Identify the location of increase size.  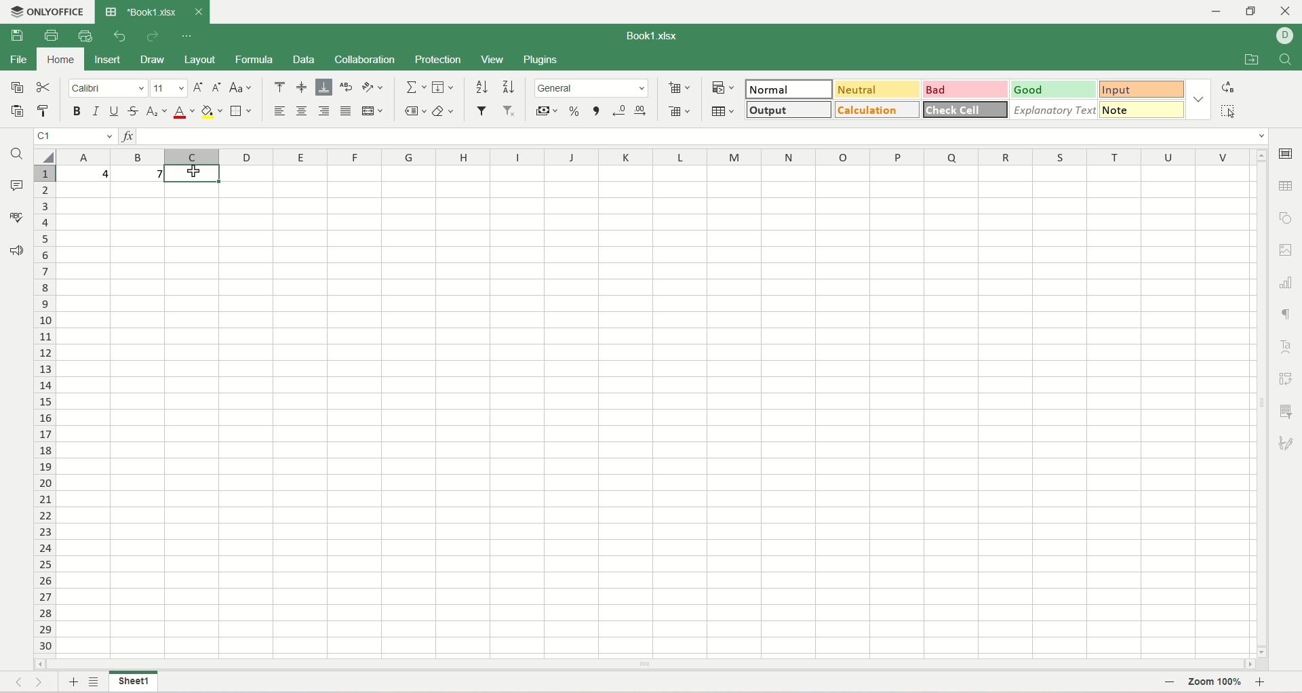
(199, 87).